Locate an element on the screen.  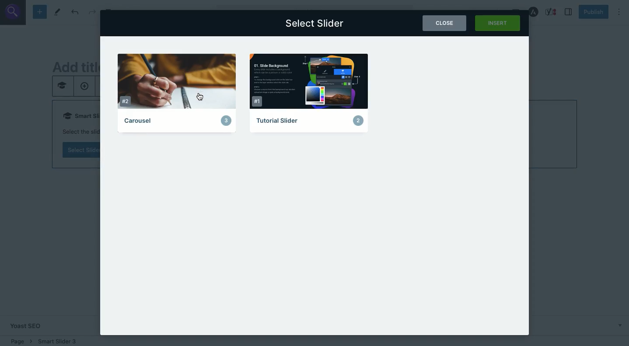
Publish is located at coordinates (594, 13).